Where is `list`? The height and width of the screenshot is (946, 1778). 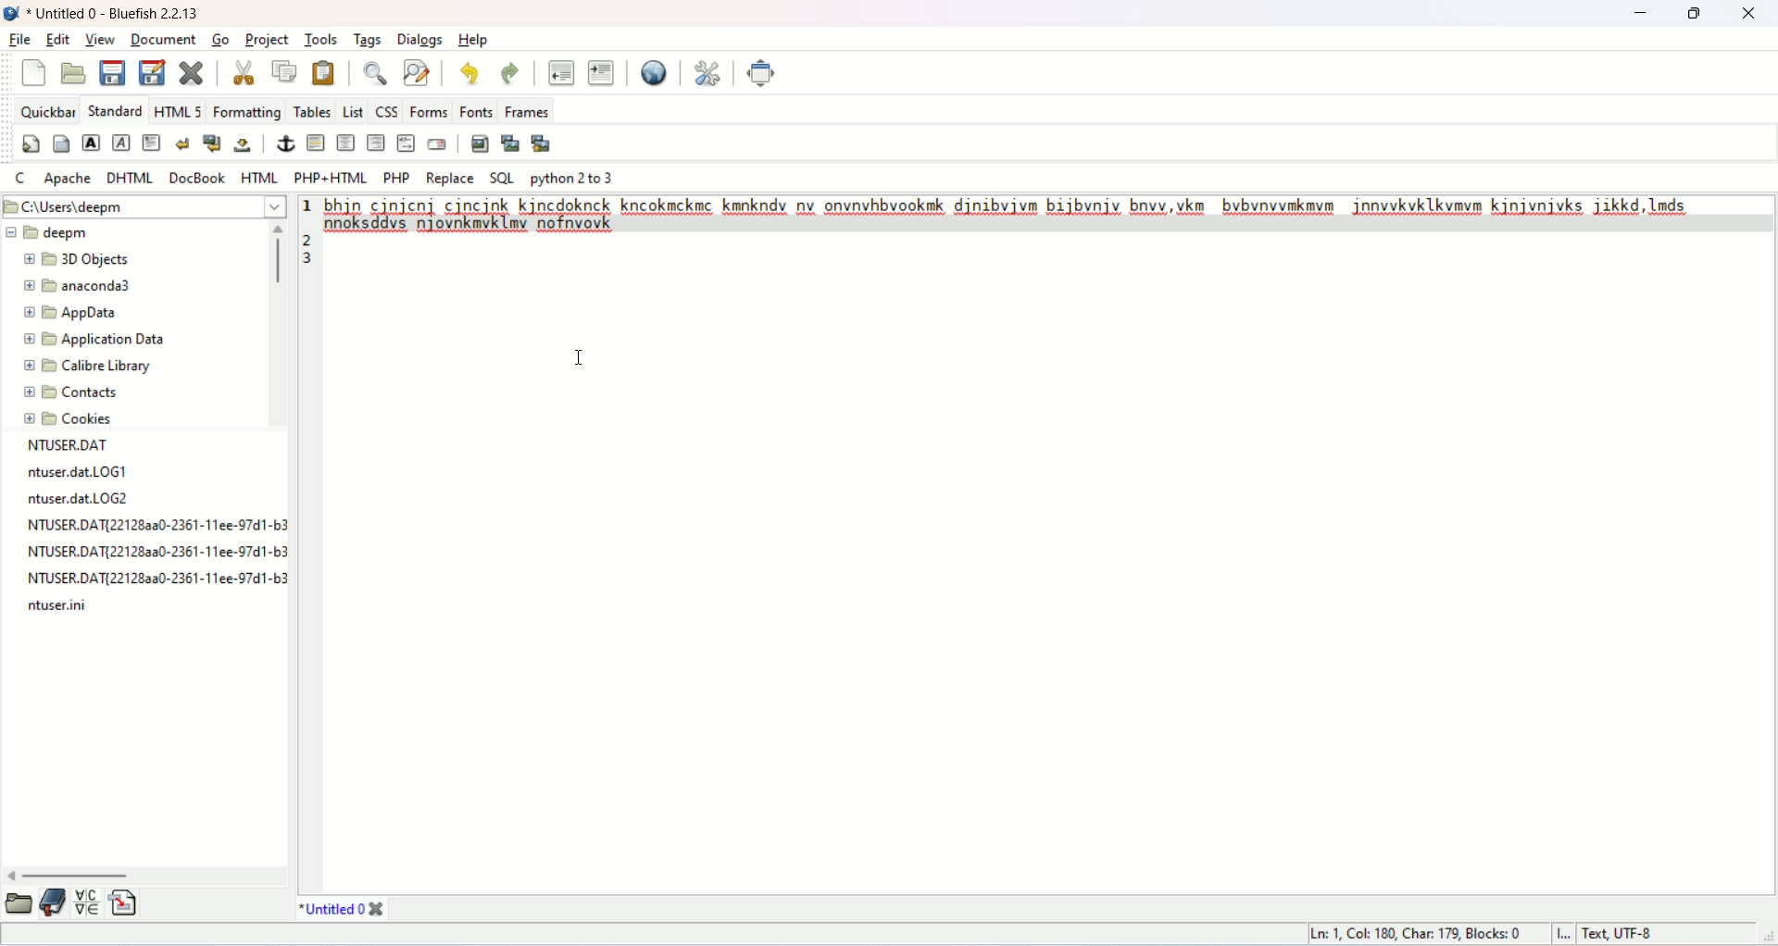 list is located at coordinates (355, 108).